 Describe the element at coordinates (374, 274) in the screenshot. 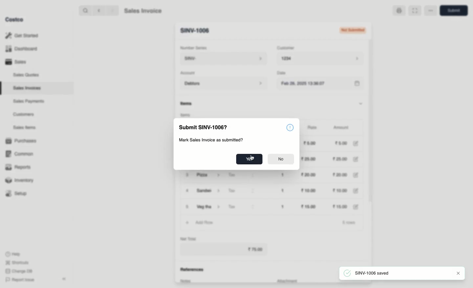

I see `SINV-1006 saved` at that location.